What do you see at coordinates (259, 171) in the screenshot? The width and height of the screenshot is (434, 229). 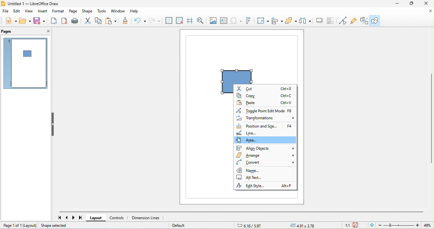 I see `name` at bounding box center [259, 171].